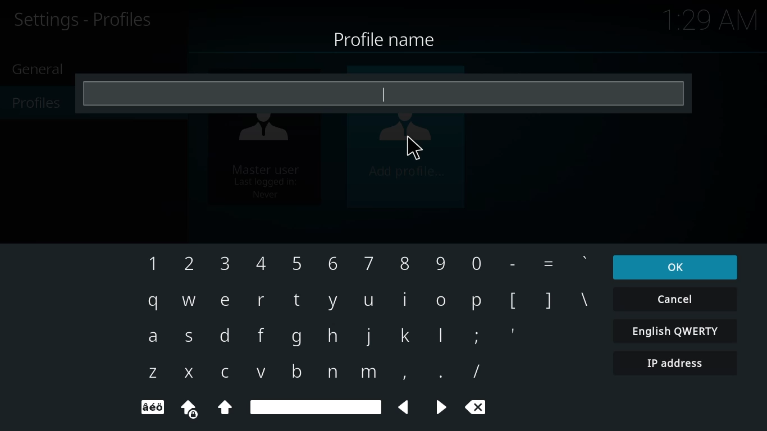 The height and width of the screenshot is (431, 767). What do you see at coordinates (186, 299) in the screenshot?
I see `w` at bounding box center [186, 299].